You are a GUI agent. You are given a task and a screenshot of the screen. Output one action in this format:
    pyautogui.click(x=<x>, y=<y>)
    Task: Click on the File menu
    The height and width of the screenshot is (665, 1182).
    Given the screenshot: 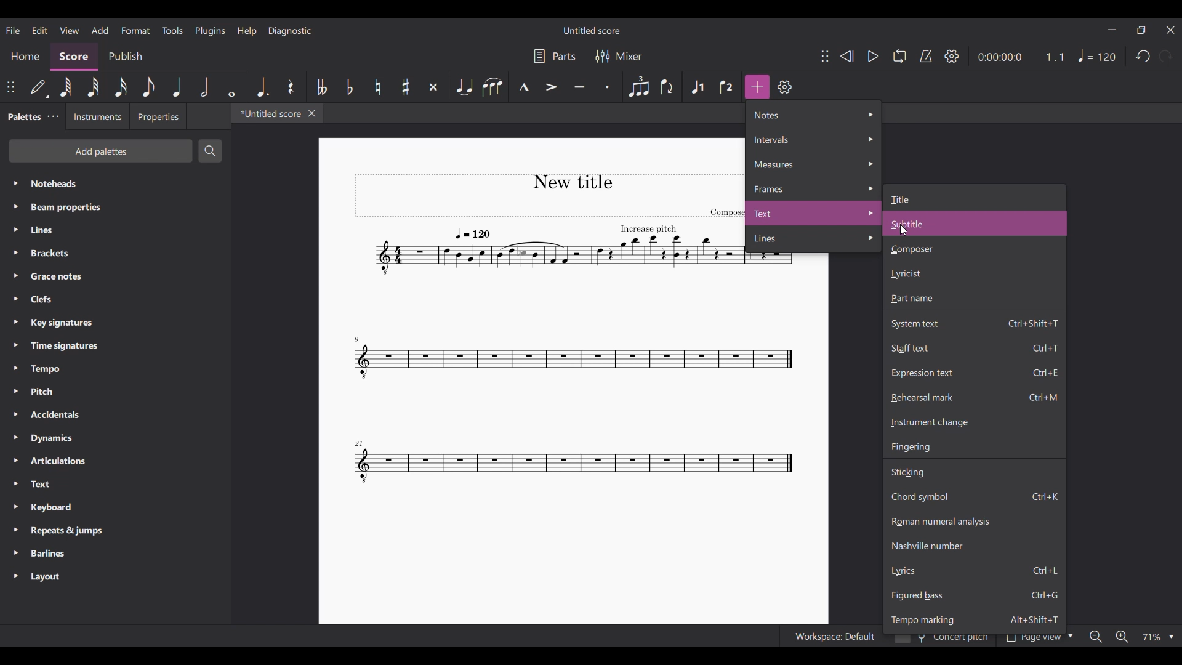 What is the action you would take?
    pyautogui.click(x=12, y=30)
    